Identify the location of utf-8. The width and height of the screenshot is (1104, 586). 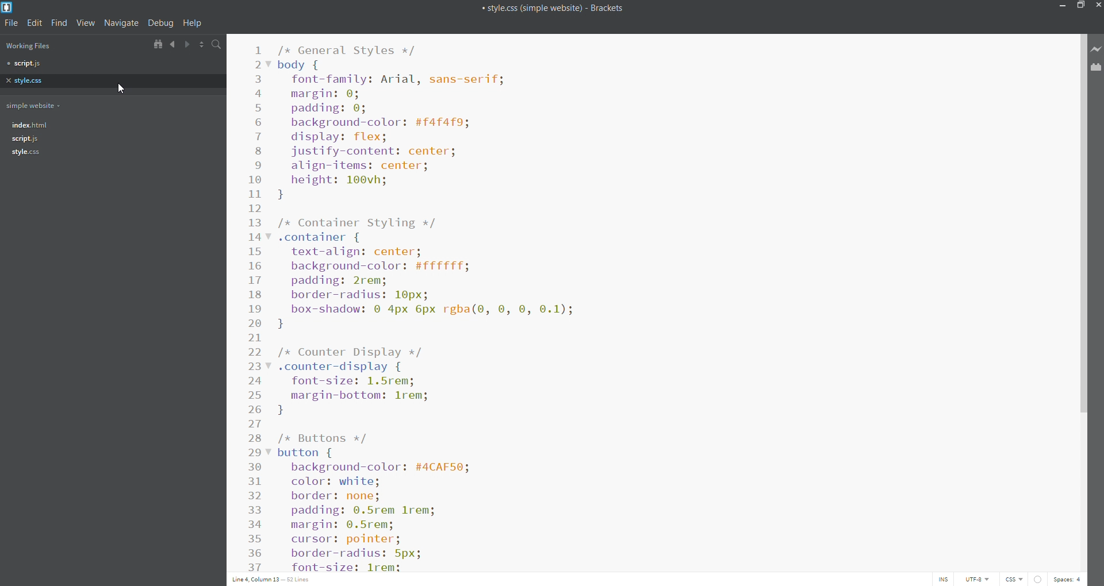
(976, 579).